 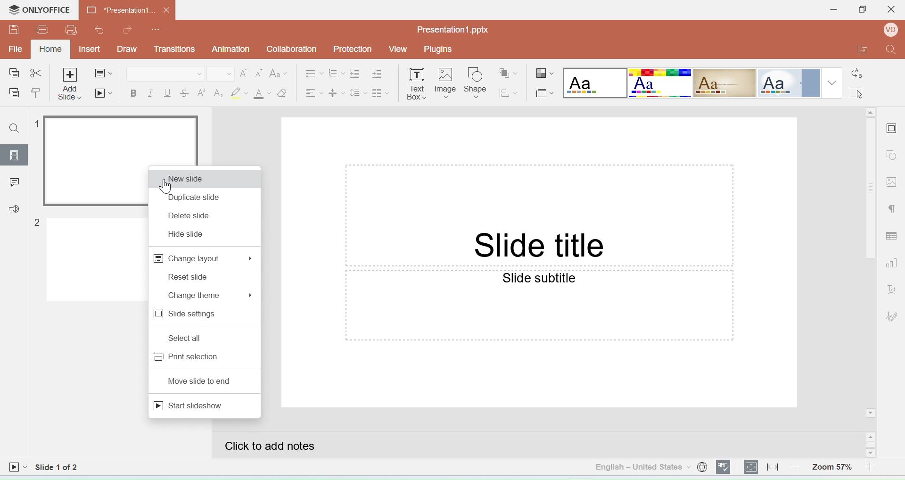 I want to click on delete slide, so click(x=193, y=215).